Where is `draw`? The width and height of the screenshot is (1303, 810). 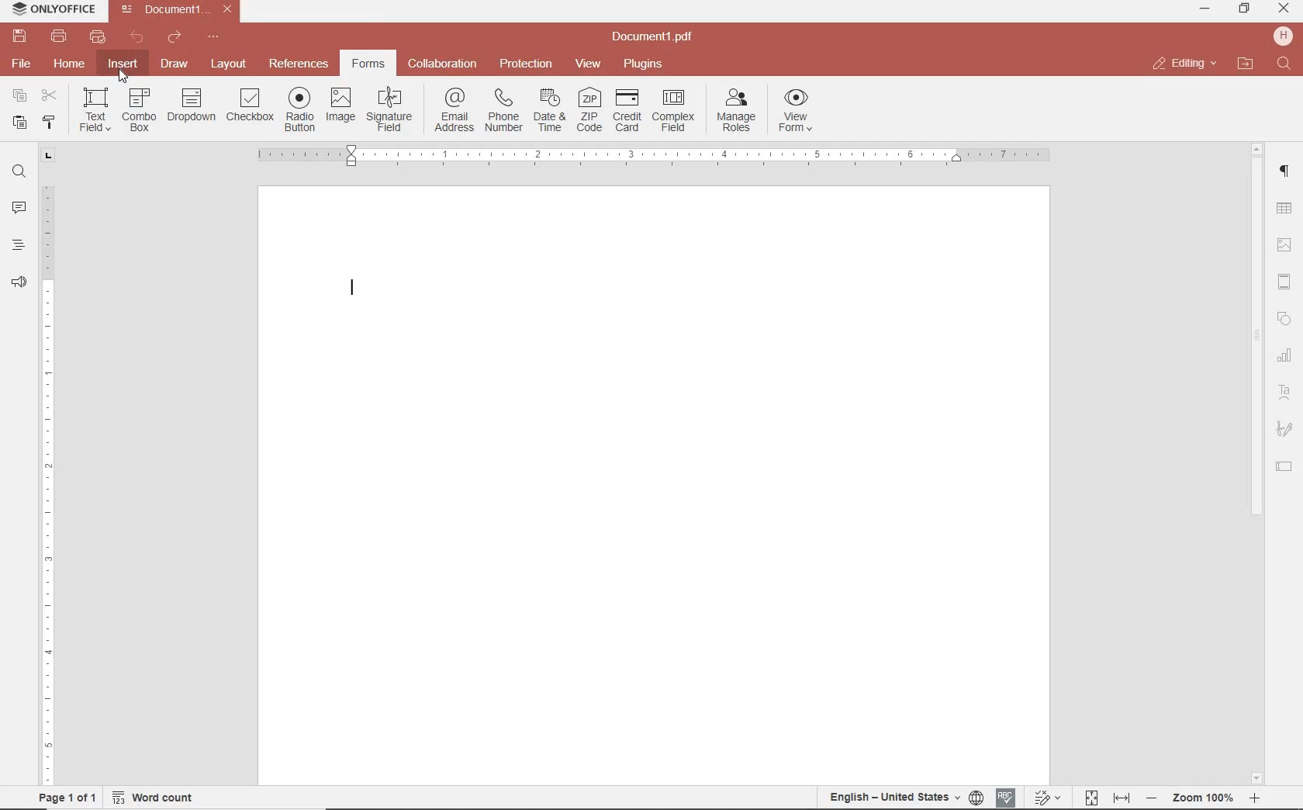
draw is located at coordinates (175, 63).